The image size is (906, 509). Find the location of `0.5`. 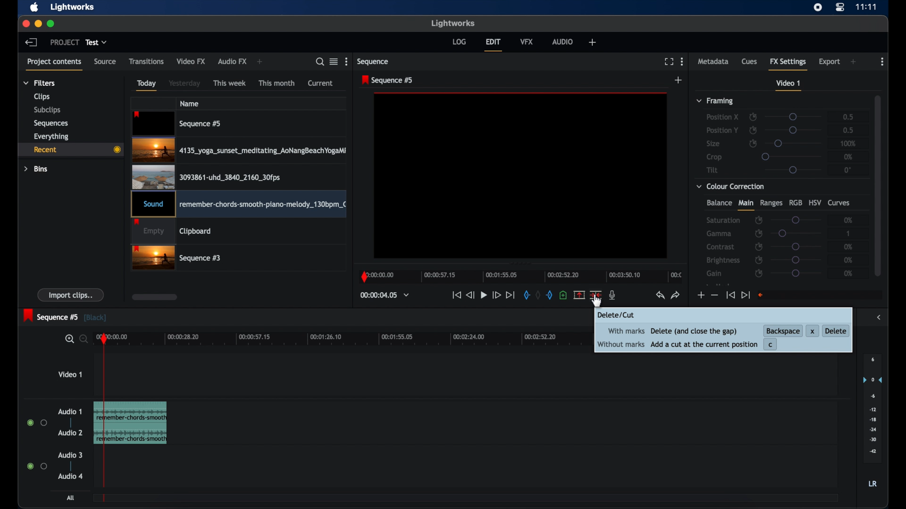

0.5 is located at coordinates (848, 130).